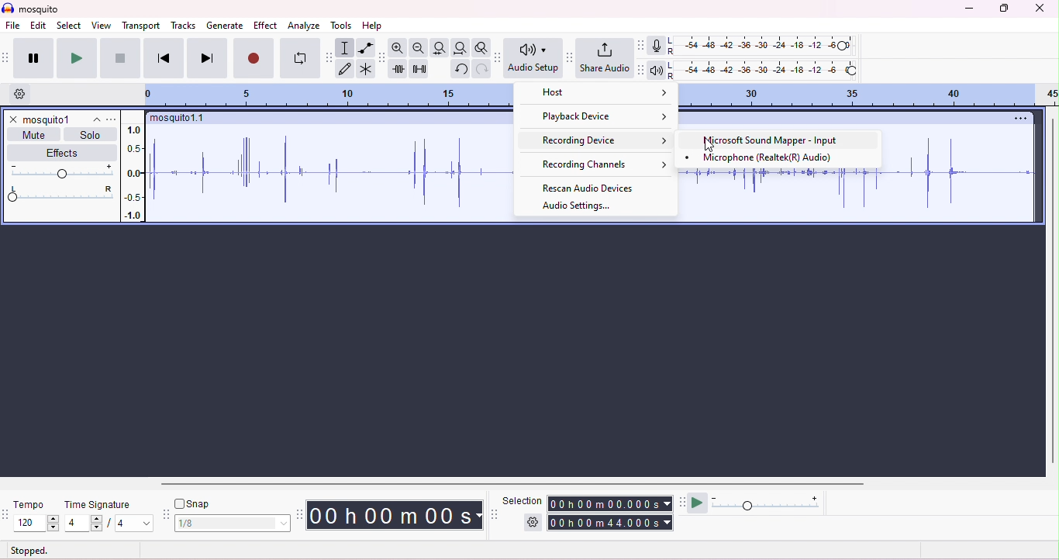 Image resolution: width=1059 pixels, height=560 pixels. What do you see at coordinates (207, 57) in the screenshot?
I see `next` at bounding box center [207, 57].